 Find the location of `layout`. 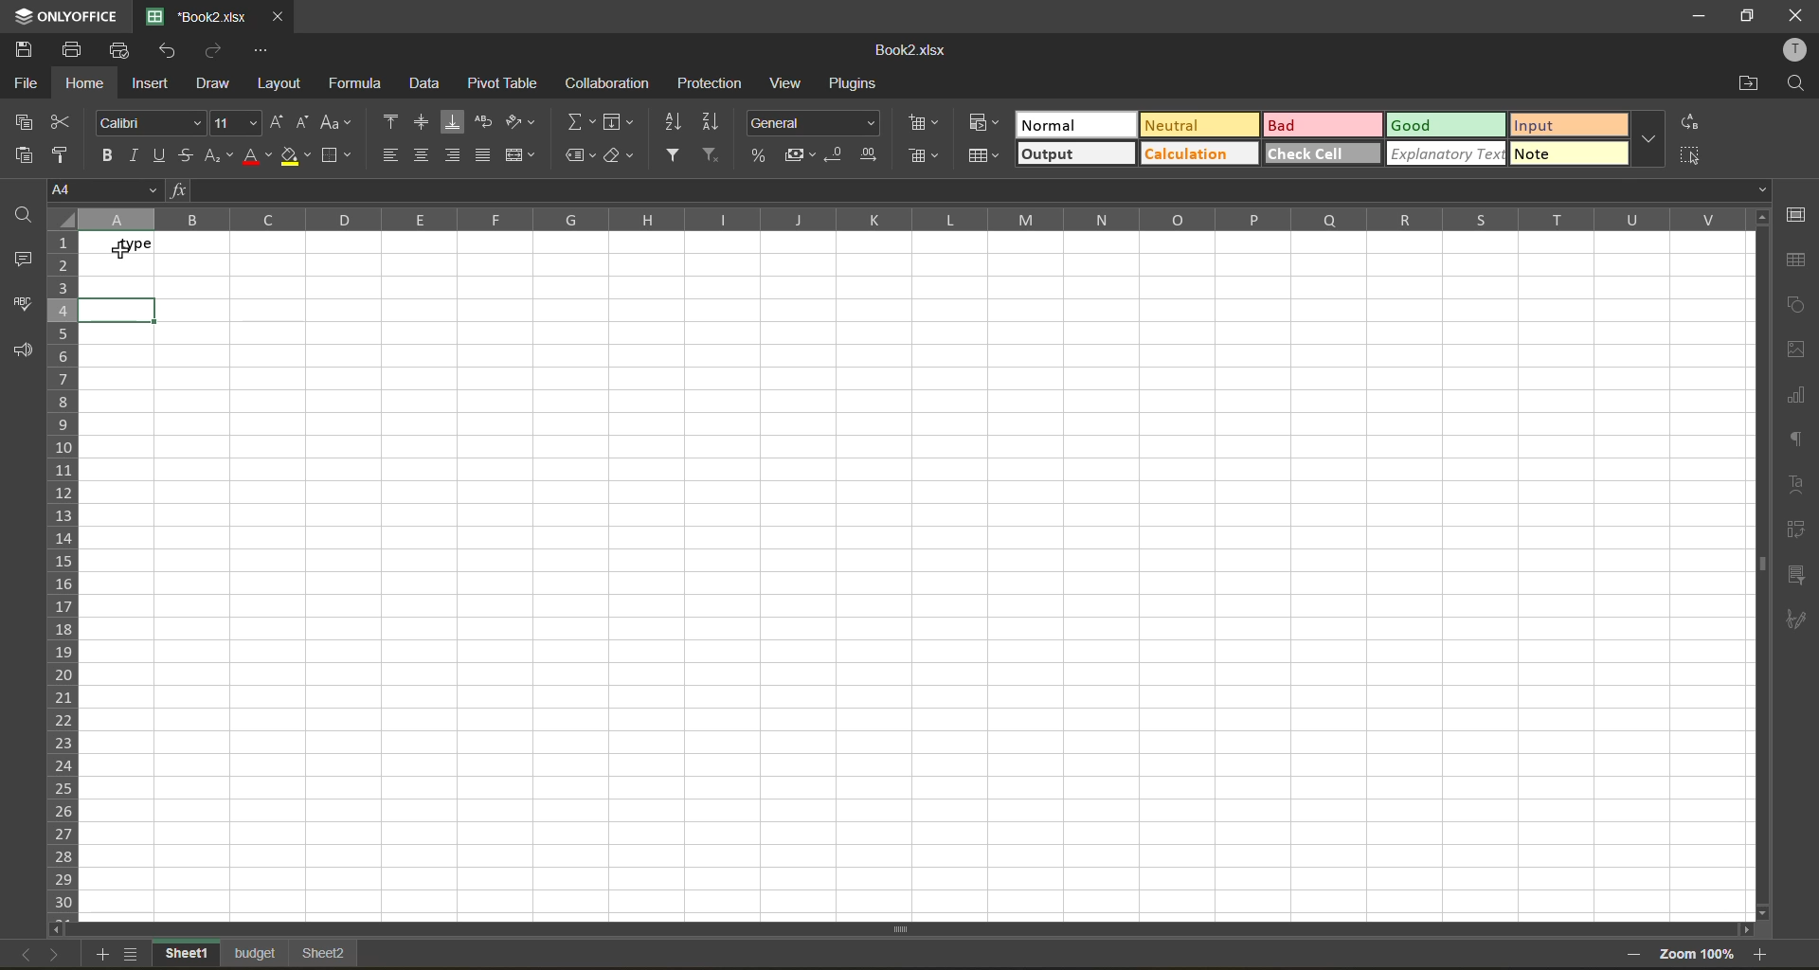

layout is located at coordinates (279, 81).